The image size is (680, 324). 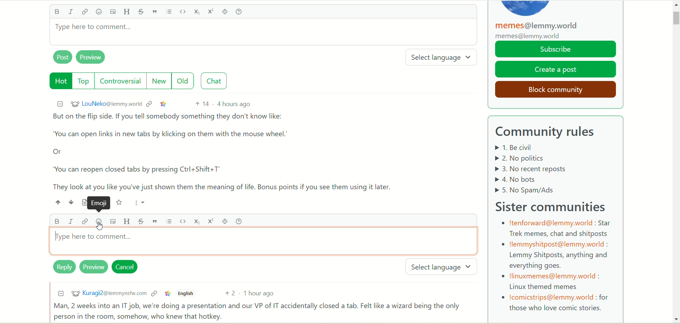 What do you see at coordinates (69, 202) in the screenshot?
I see `downvote` at bounding box center [69, 202].